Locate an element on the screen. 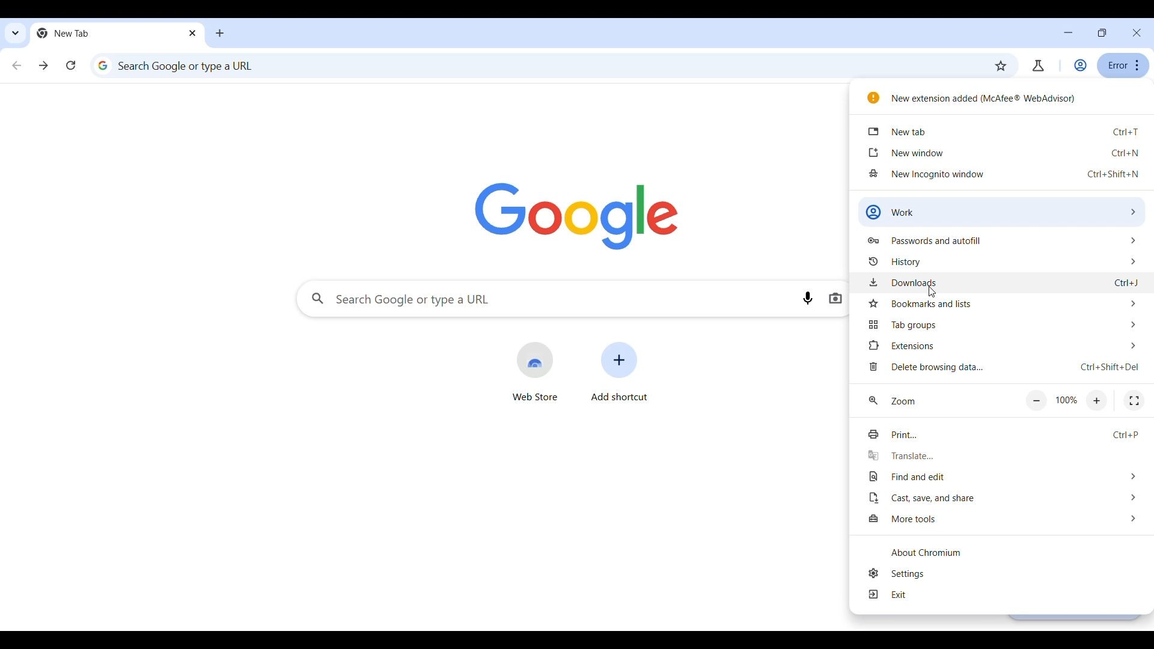 The height and width of the screenshot is (649, 1154). Cursor  is located at coordinates (932, 292).